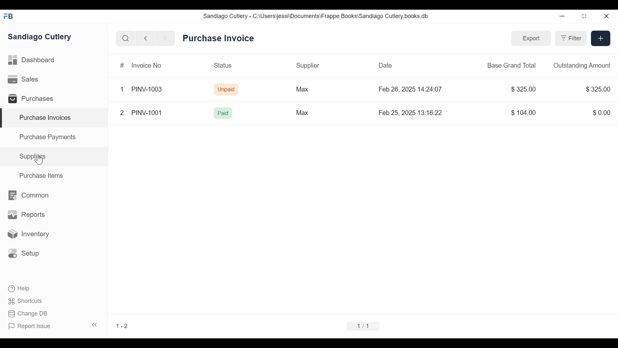 The width and height of the screenshot is (618, 348). What do you see at coordinates (27, 253) in the screenshot?
I see `Setup` at bounding box center [27, 253].